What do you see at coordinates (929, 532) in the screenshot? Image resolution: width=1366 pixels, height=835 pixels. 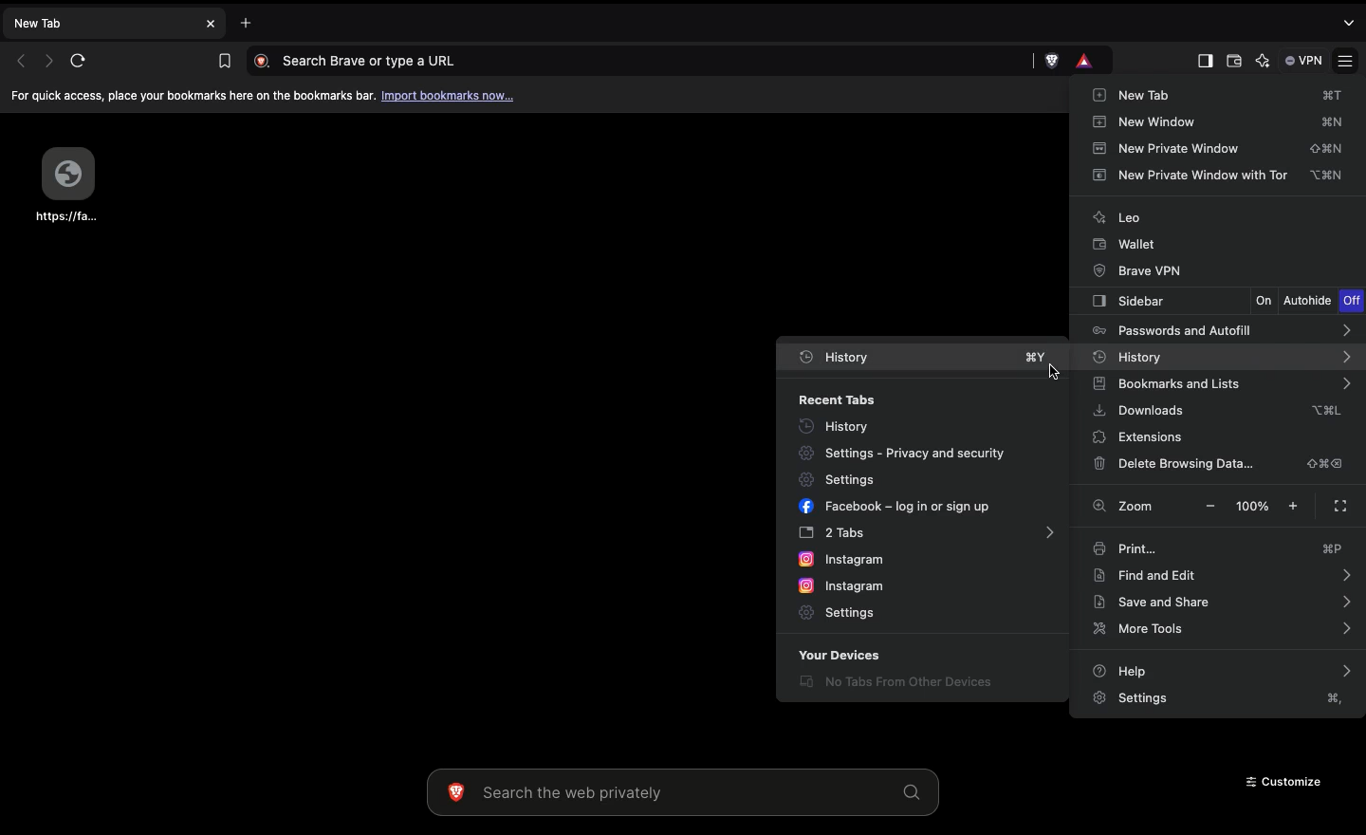 I see `2 tabs` at bounding box center [929, 532].